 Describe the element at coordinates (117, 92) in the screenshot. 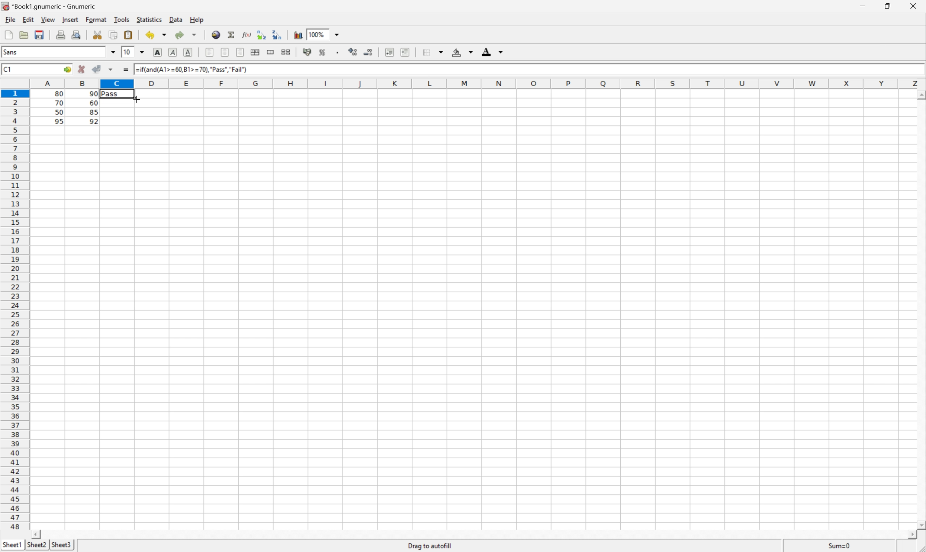

I see `Pass` at that location.